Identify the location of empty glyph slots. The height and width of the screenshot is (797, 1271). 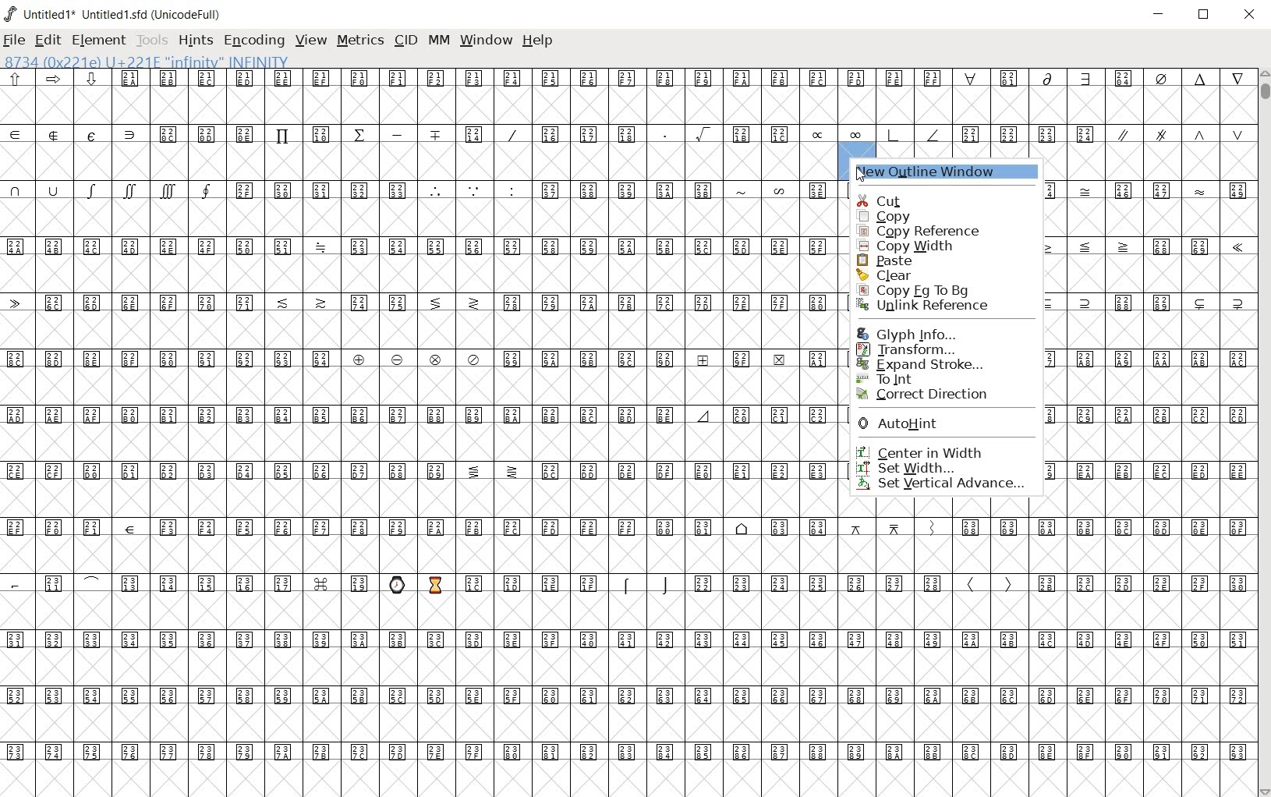
(1149, 161).